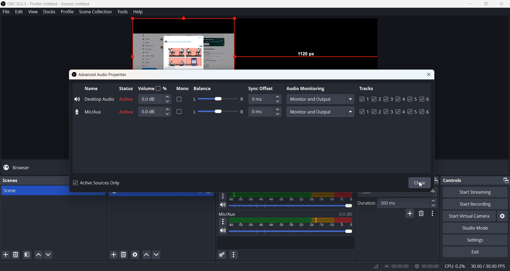  I want to click on Tools, so click(123, 12).